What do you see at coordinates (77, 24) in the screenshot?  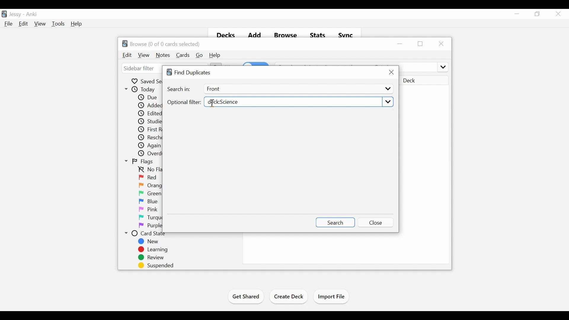 I see `Help` at bounding box center [77, 24].